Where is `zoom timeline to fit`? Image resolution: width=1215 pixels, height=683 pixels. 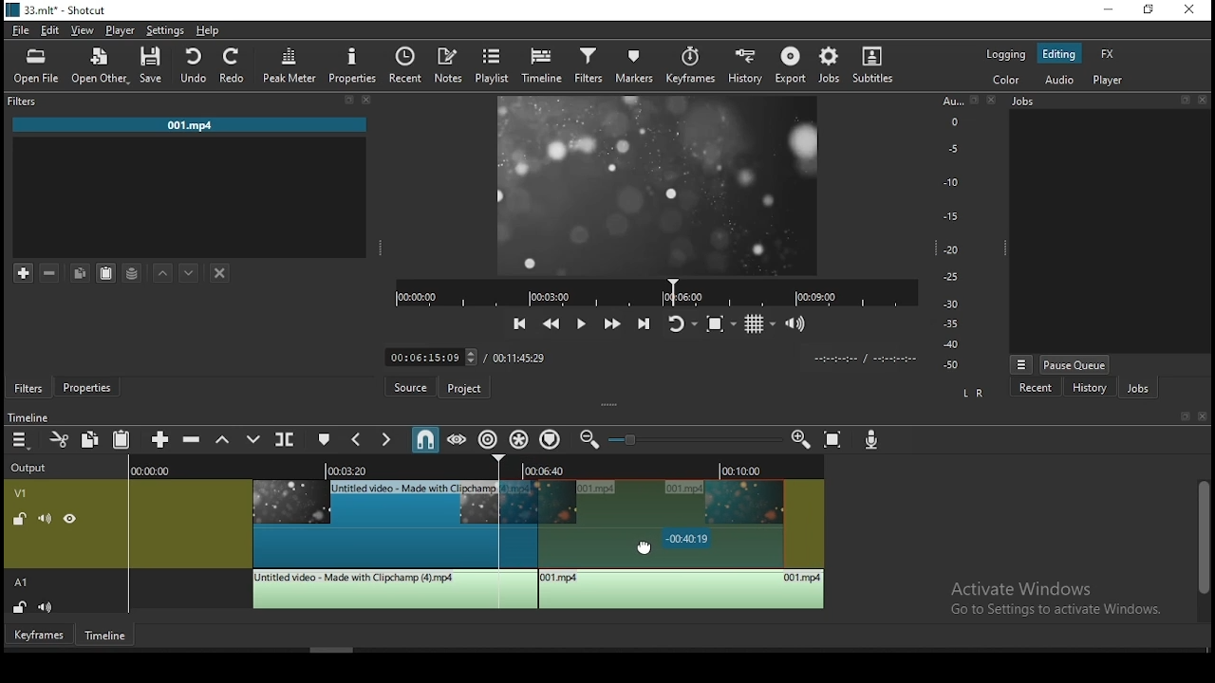
zoom timeline to fit is located at coordinates (839, 440).